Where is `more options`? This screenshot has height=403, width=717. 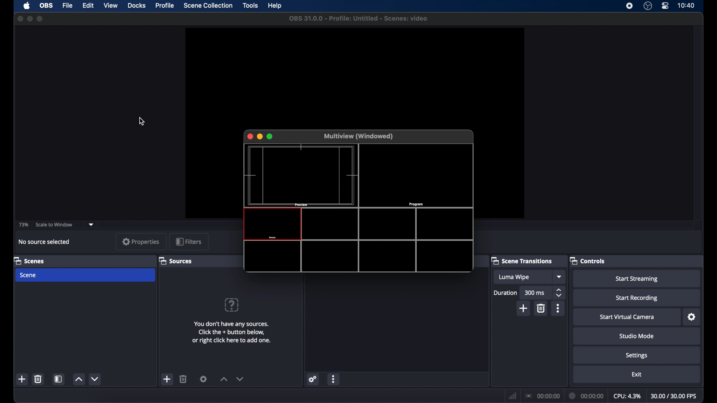 more options is located at coordinates (558, 308).